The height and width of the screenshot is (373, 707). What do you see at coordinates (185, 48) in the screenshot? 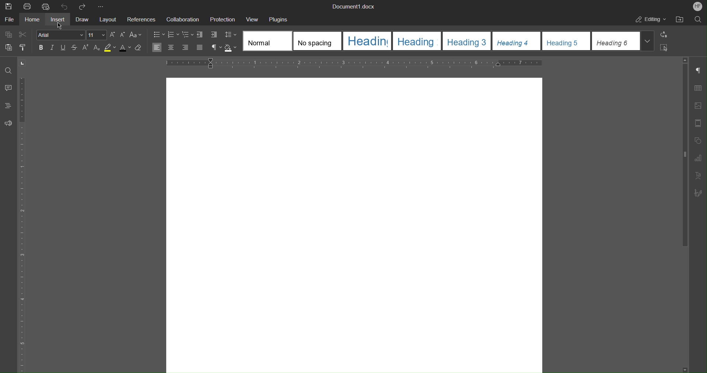
I see `Right Align` at bounding box center [185, 48].